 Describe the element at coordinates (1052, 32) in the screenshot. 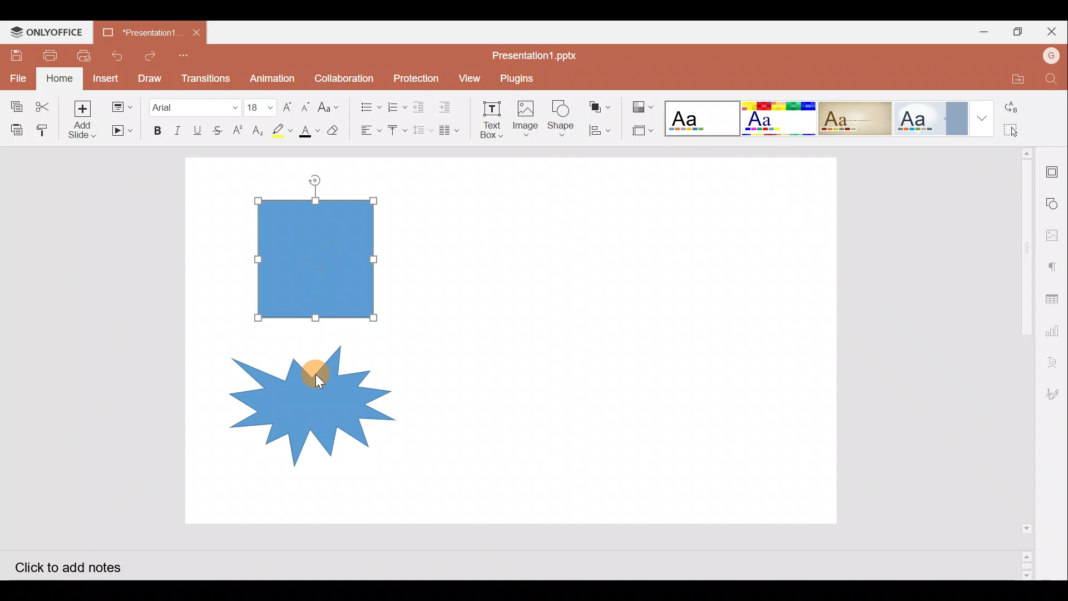

I see `Close` at that location.